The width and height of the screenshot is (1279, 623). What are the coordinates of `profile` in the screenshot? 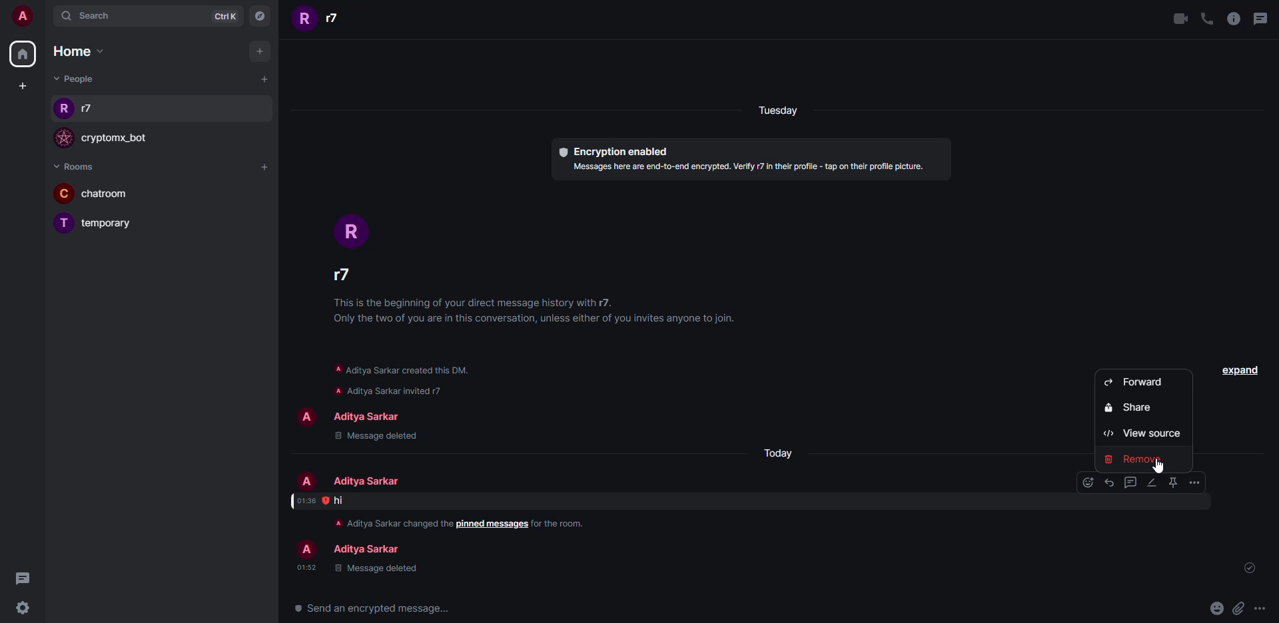 It's located at (352, 232).